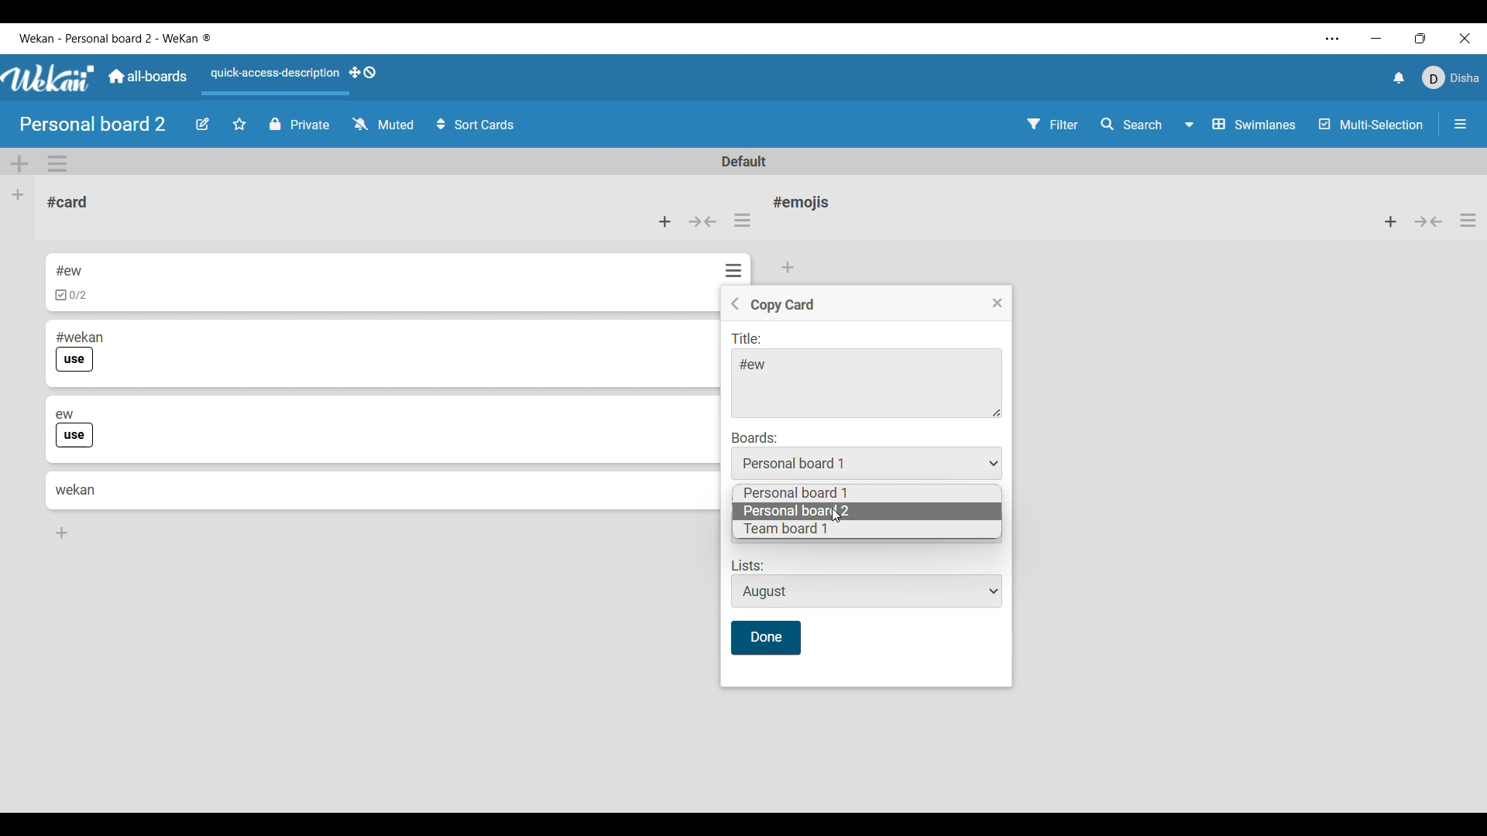 Image resolution: width=1487 pixels, height=836 pixels. What do you see at coordinates (115, 39) in the screenshot?
I see `Software name and board name` at bounding box center [115, 39].